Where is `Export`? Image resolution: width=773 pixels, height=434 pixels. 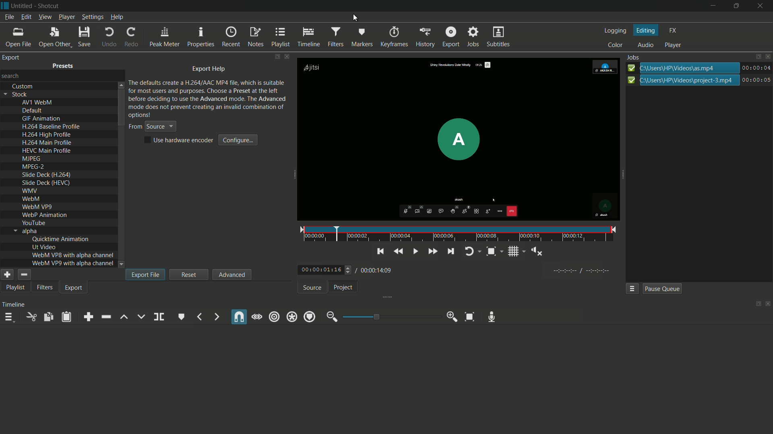 Export is located at coordinates (451, 36).